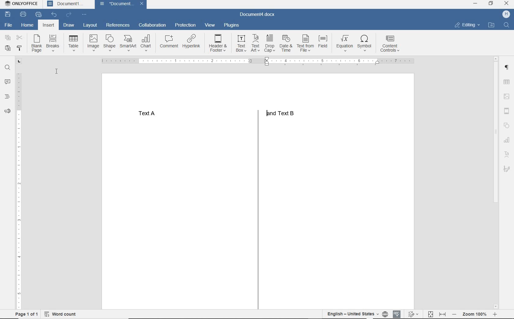  Describe the element at coordinates (24, 314) in the screenshot. I see `PAGE 1 OF 1` at that location.